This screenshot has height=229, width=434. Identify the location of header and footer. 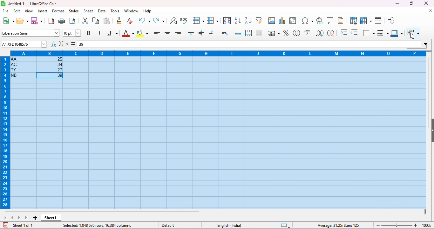
(341, 20).